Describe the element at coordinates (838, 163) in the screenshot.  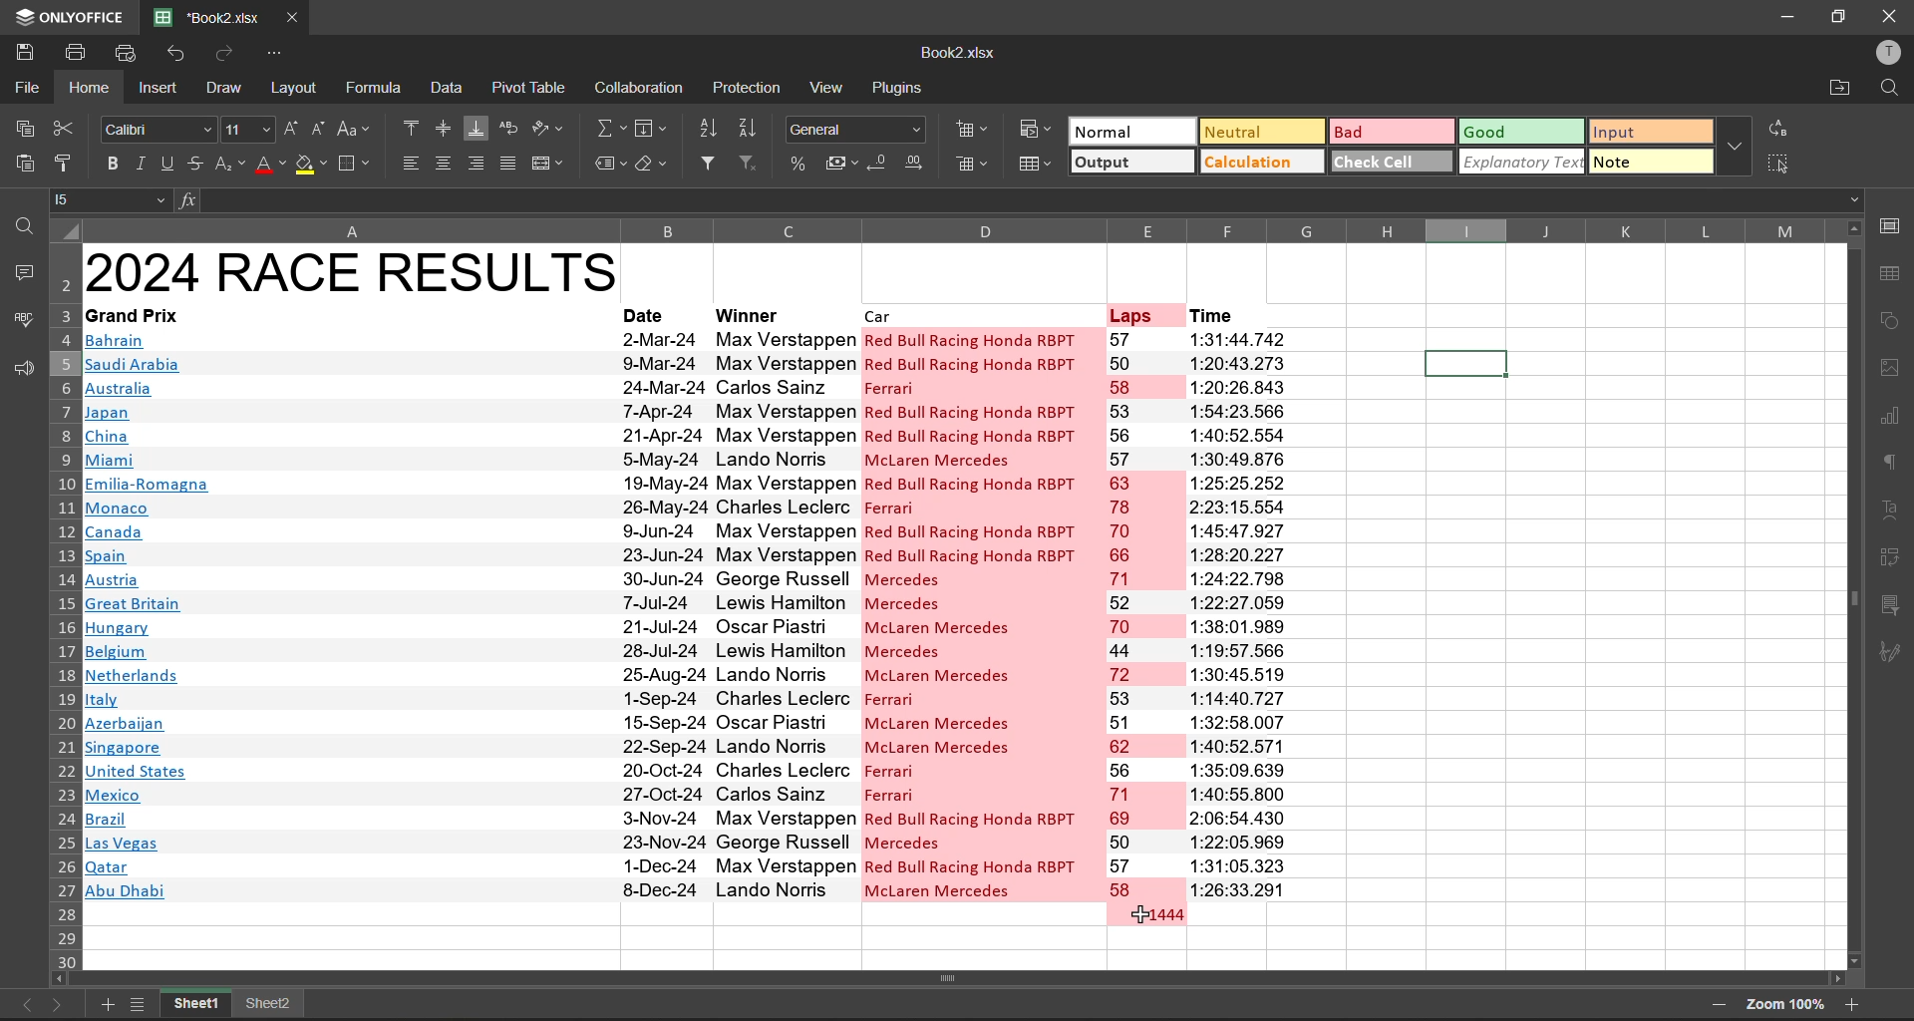
I see `accounting` at that location.